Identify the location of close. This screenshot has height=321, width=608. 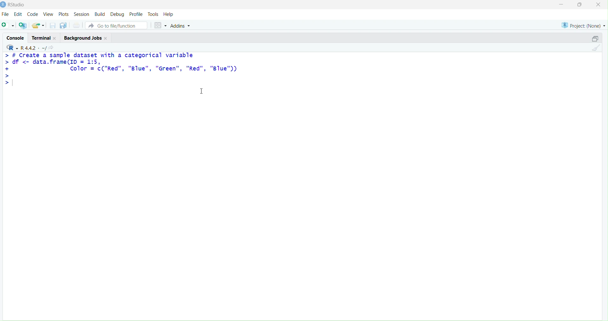
(106, 38).